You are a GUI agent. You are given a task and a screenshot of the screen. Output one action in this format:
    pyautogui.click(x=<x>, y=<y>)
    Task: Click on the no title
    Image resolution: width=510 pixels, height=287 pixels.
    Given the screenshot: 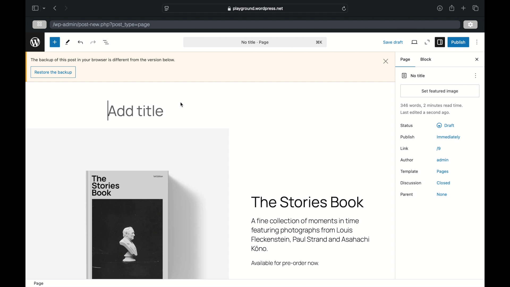 What is the action you would take?
    pyautogui.click(x=414, y=75)
    